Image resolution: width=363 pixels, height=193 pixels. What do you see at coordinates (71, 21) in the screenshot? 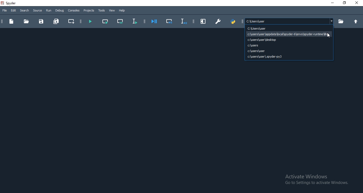
I see `create new cell` at bounding box center [71, 21].